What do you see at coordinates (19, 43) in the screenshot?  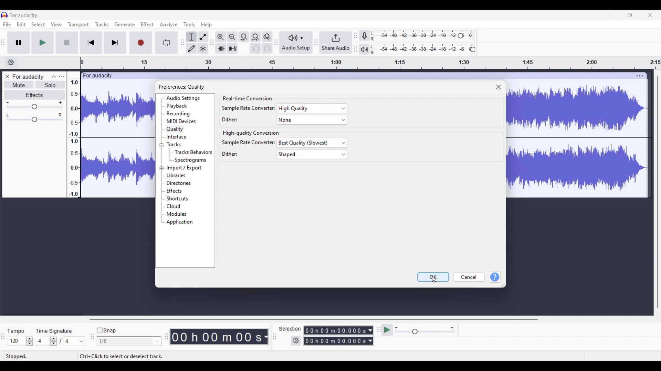 I see `Pause` at bounding box center [19, 43].